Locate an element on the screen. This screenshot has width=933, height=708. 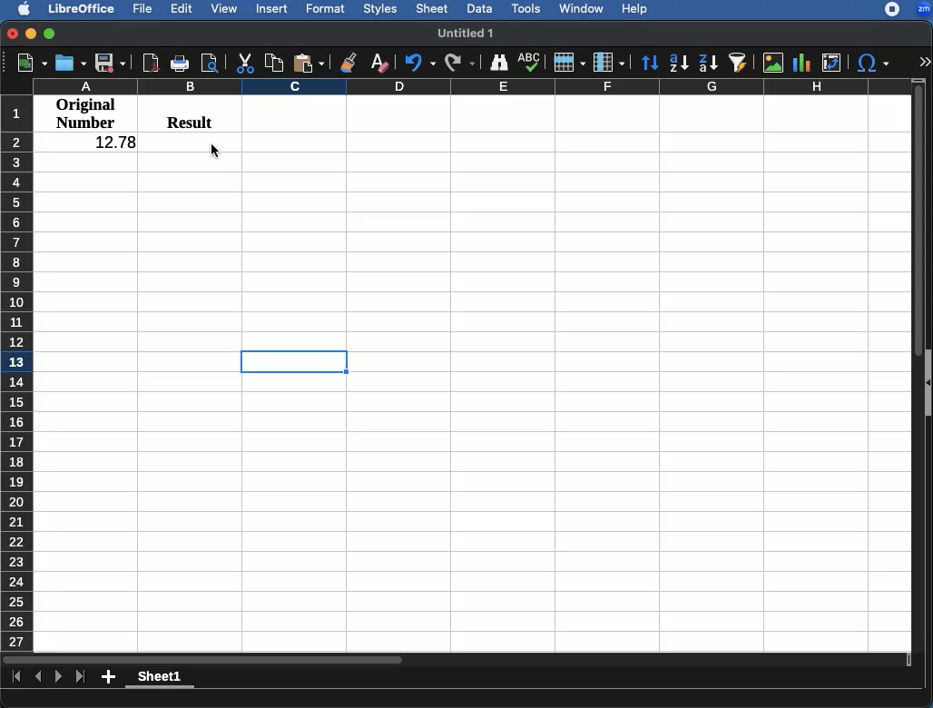
Descending  is located at coordinates (707, 63).